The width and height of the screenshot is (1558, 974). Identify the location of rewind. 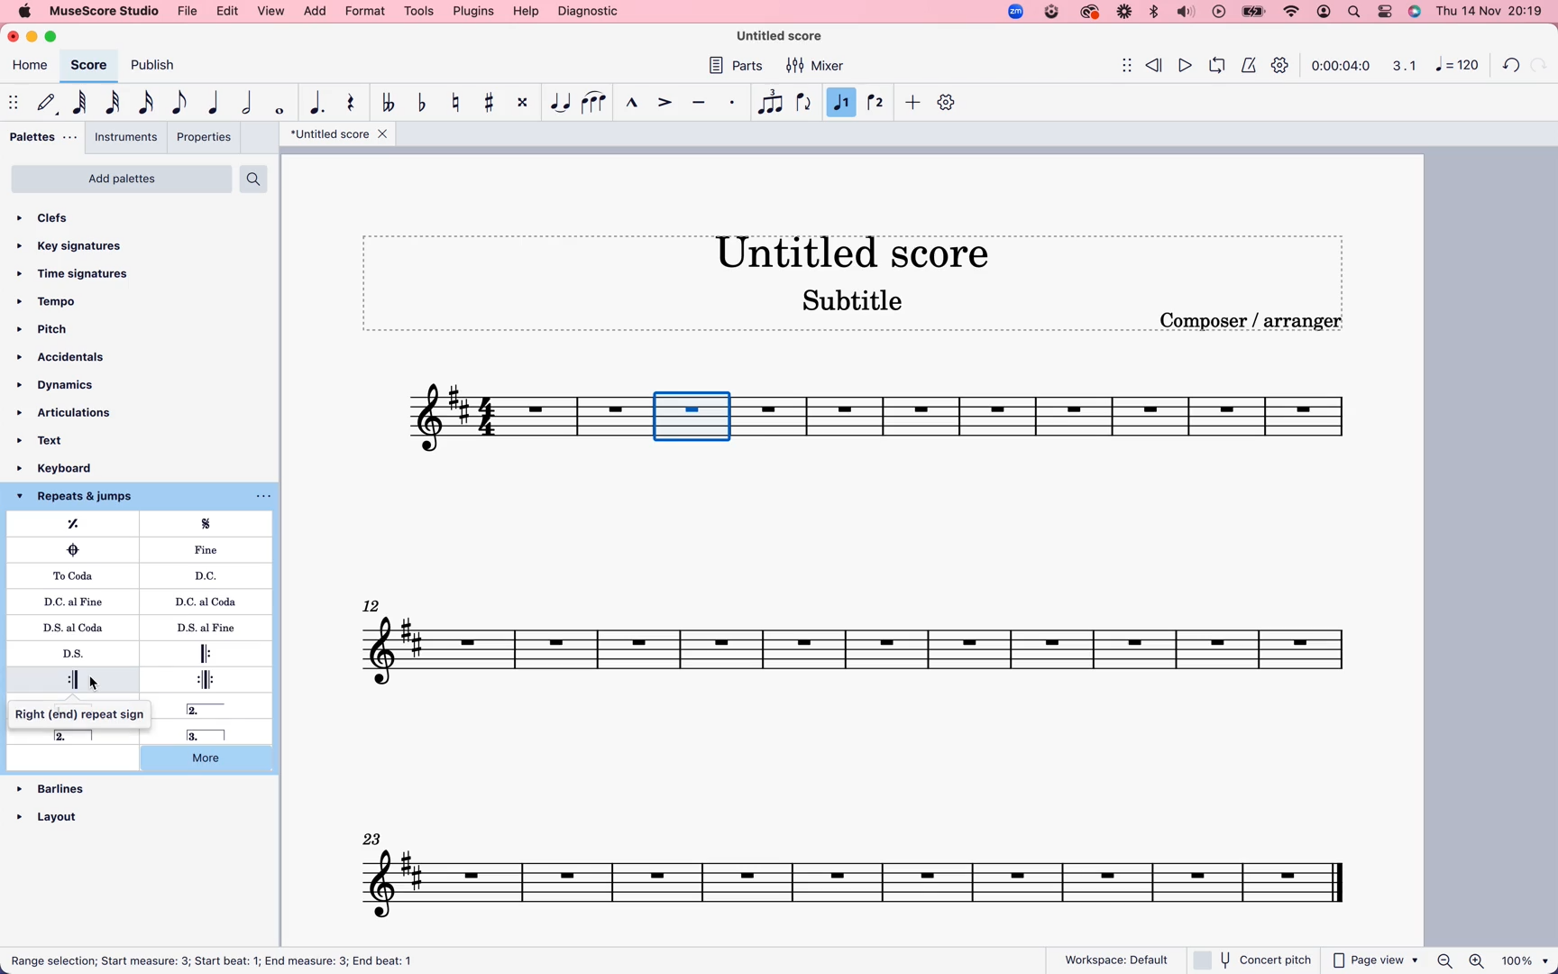
(1156, 62).